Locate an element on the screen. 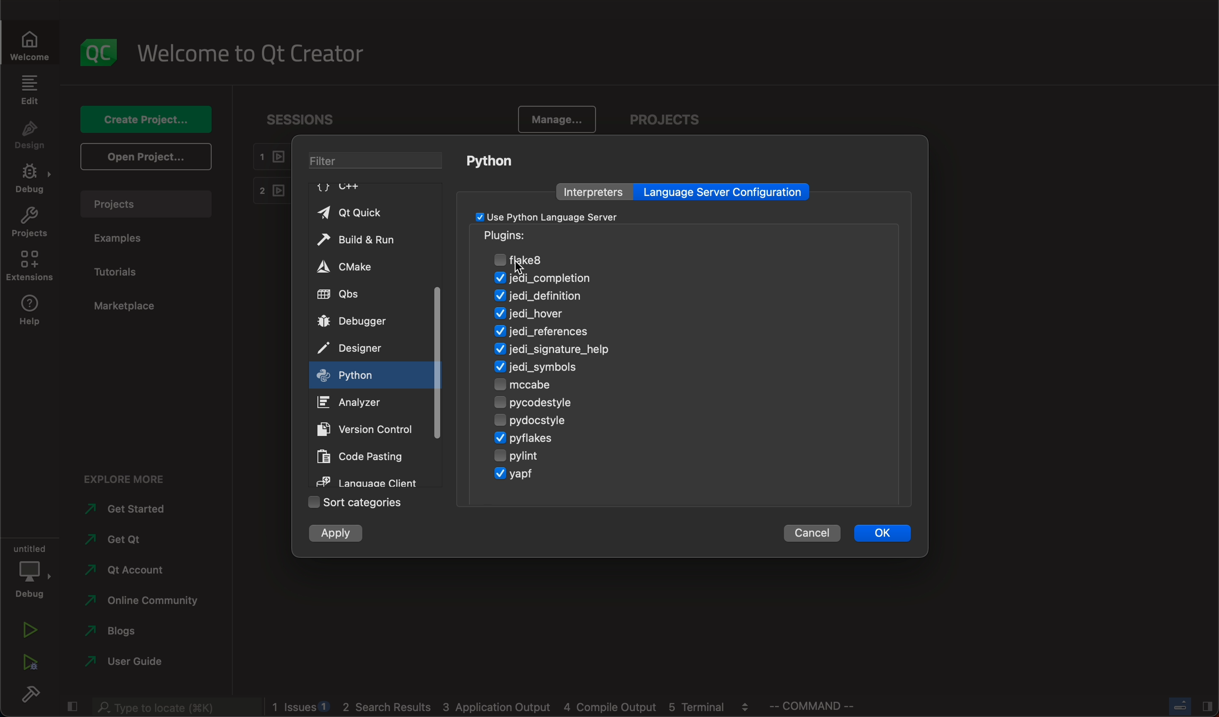  logo is located at coordinates (95, 53).